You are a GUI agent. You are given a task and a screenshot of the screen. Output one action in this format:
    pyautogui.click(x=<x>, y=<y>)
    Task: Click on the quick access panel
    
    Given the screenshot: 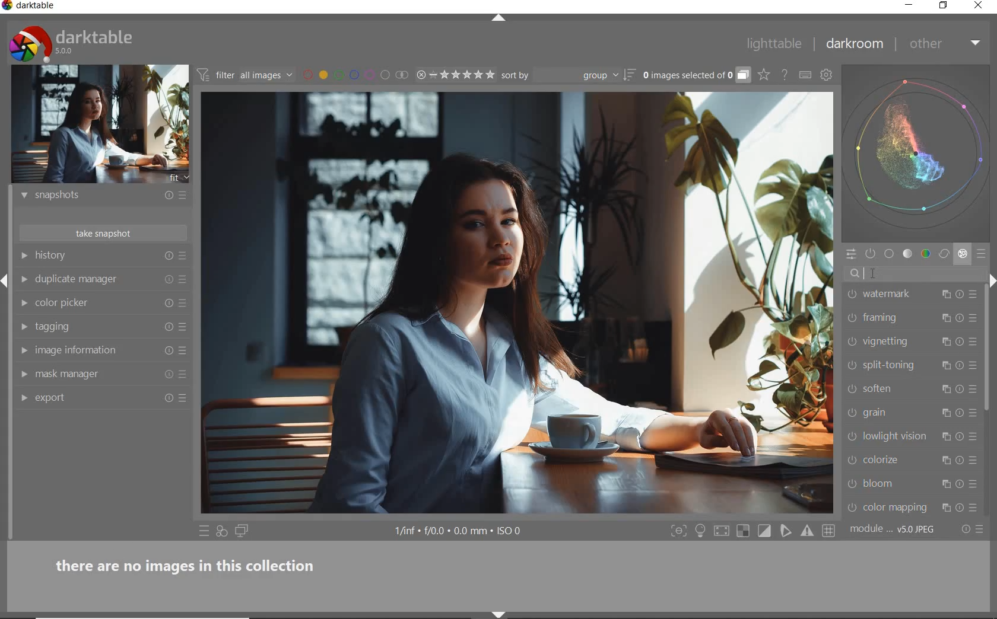 What is the action you would take?
    pyautogui.click(x=850, y=254)
    